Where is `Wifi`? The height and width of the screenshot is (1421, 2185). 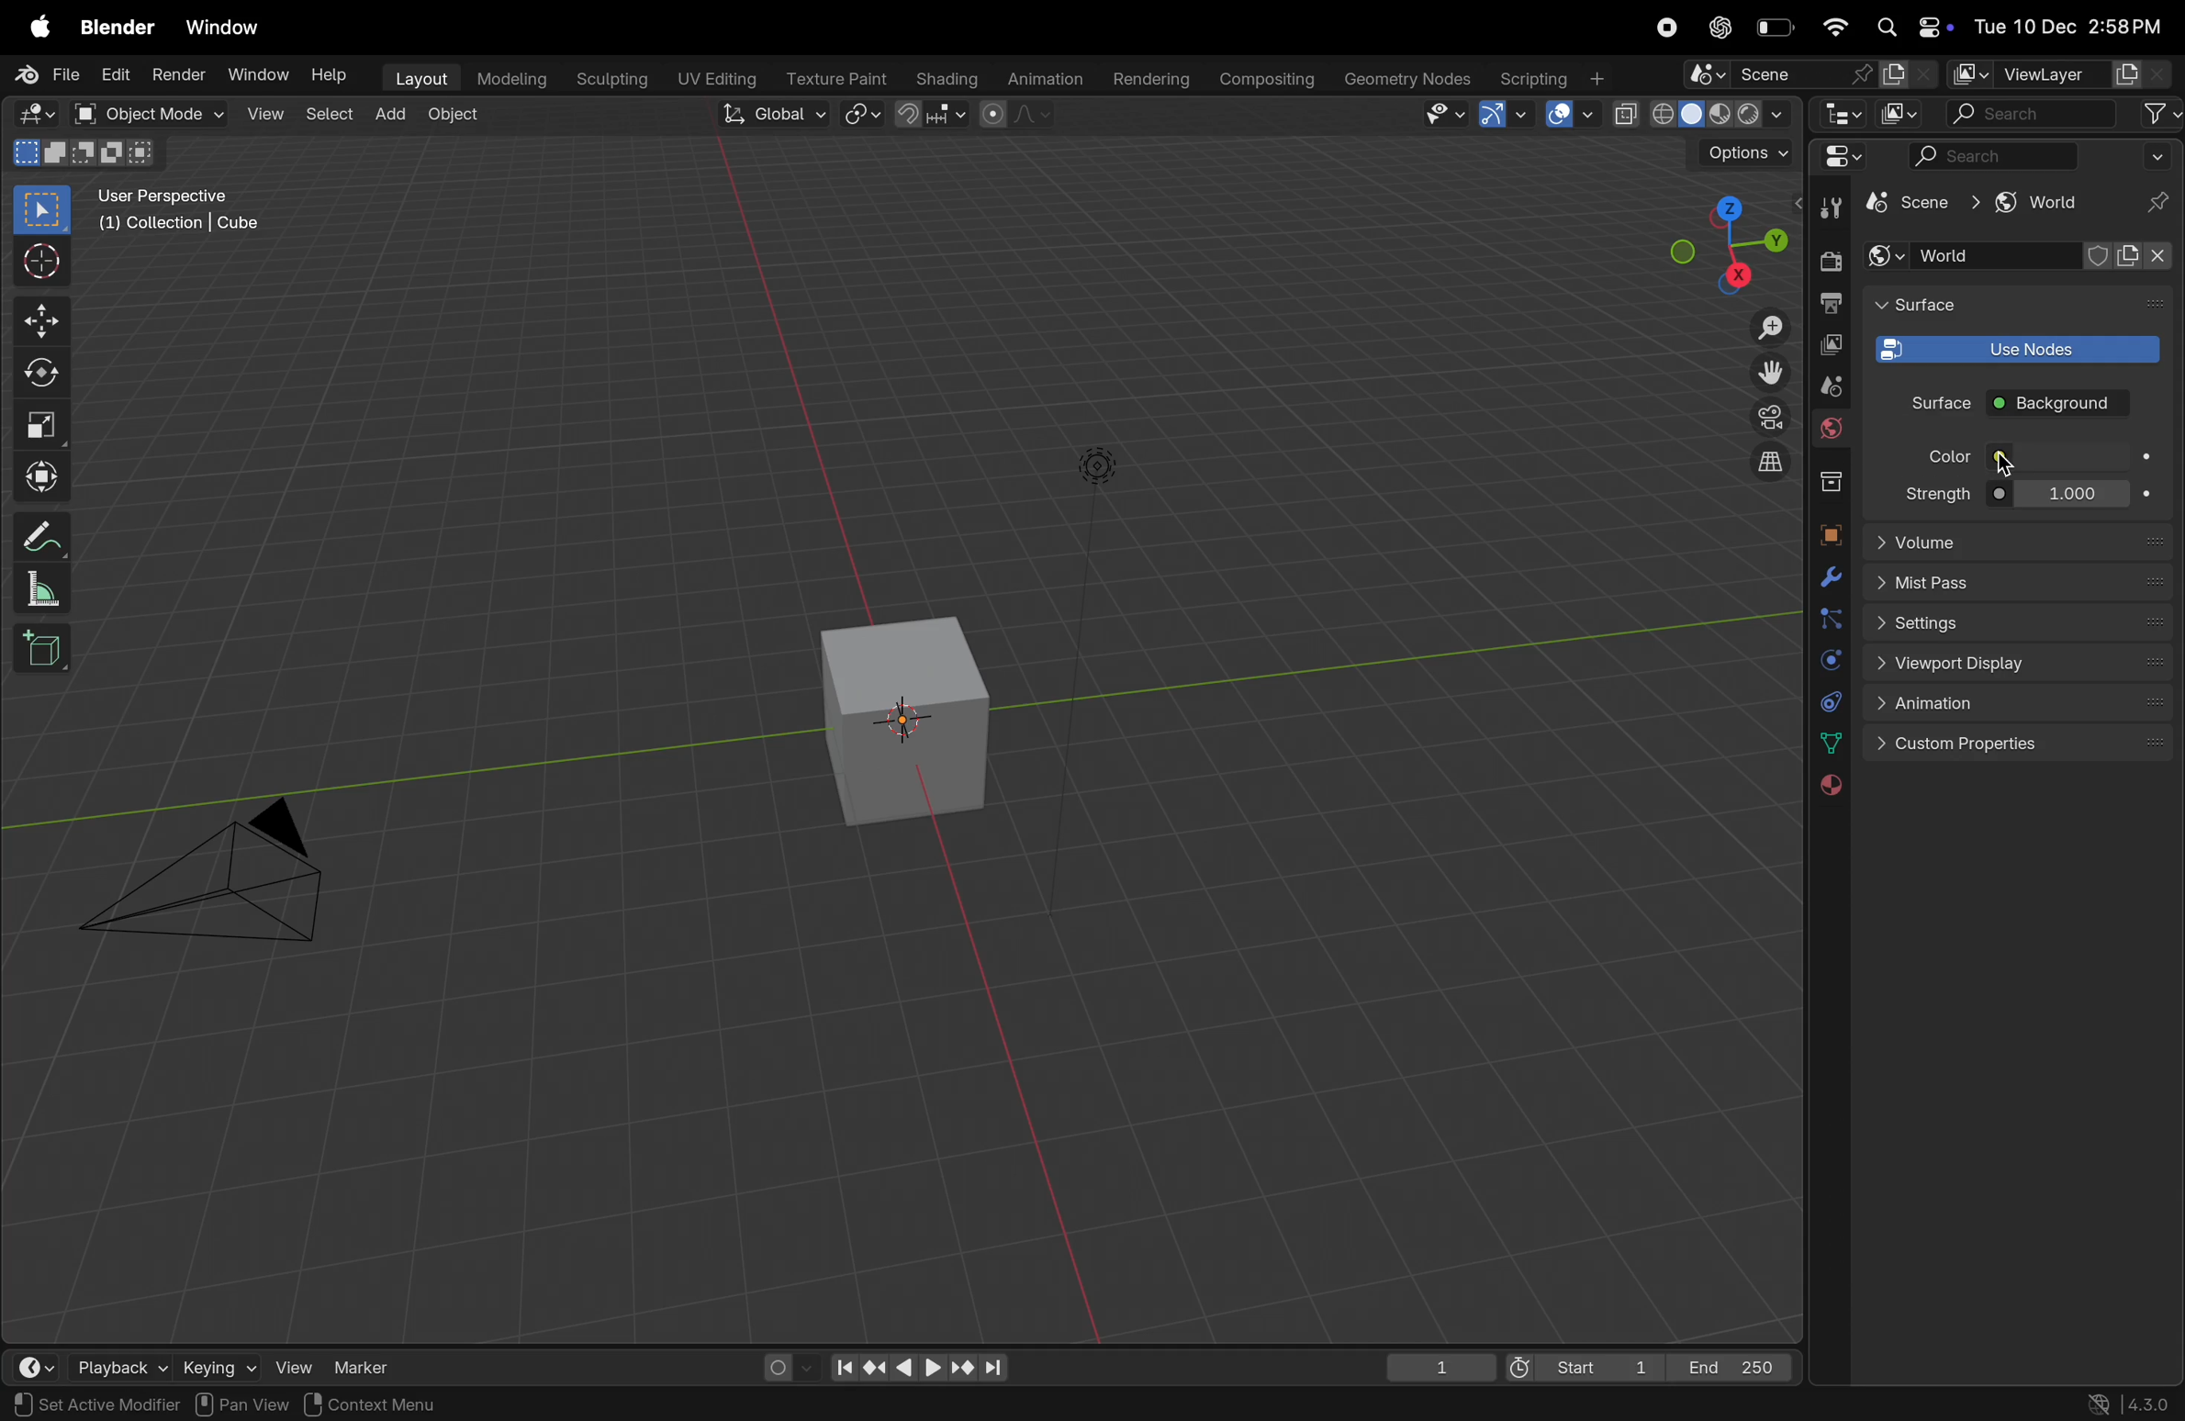
Wifi is located at coordinates (1834, 28).